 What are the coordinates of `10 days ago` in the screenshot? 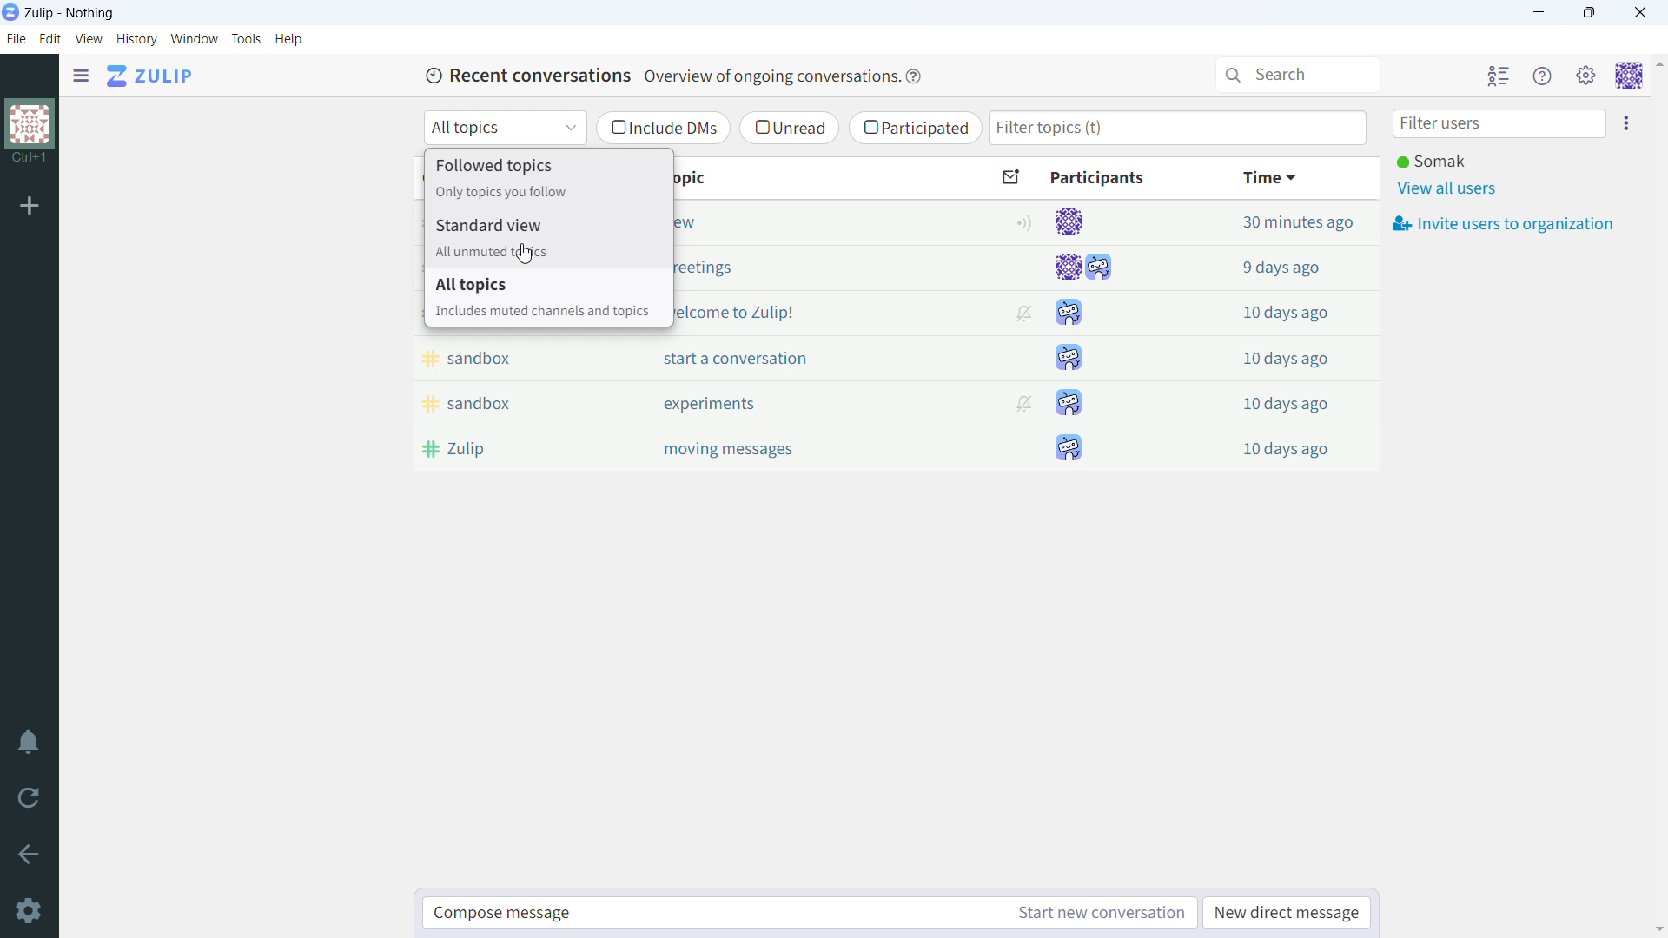 It's located at (1287, 359).